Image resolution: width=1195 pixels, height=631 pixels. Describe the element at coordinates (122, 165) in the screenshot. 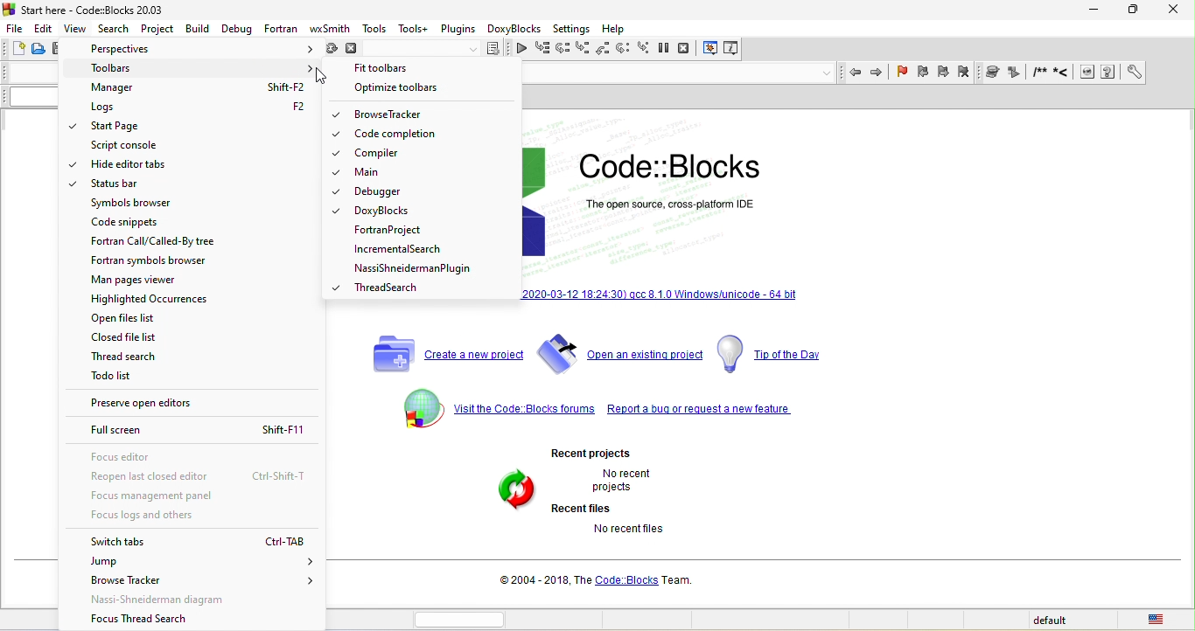

I see `hide editor tabs` at that location.